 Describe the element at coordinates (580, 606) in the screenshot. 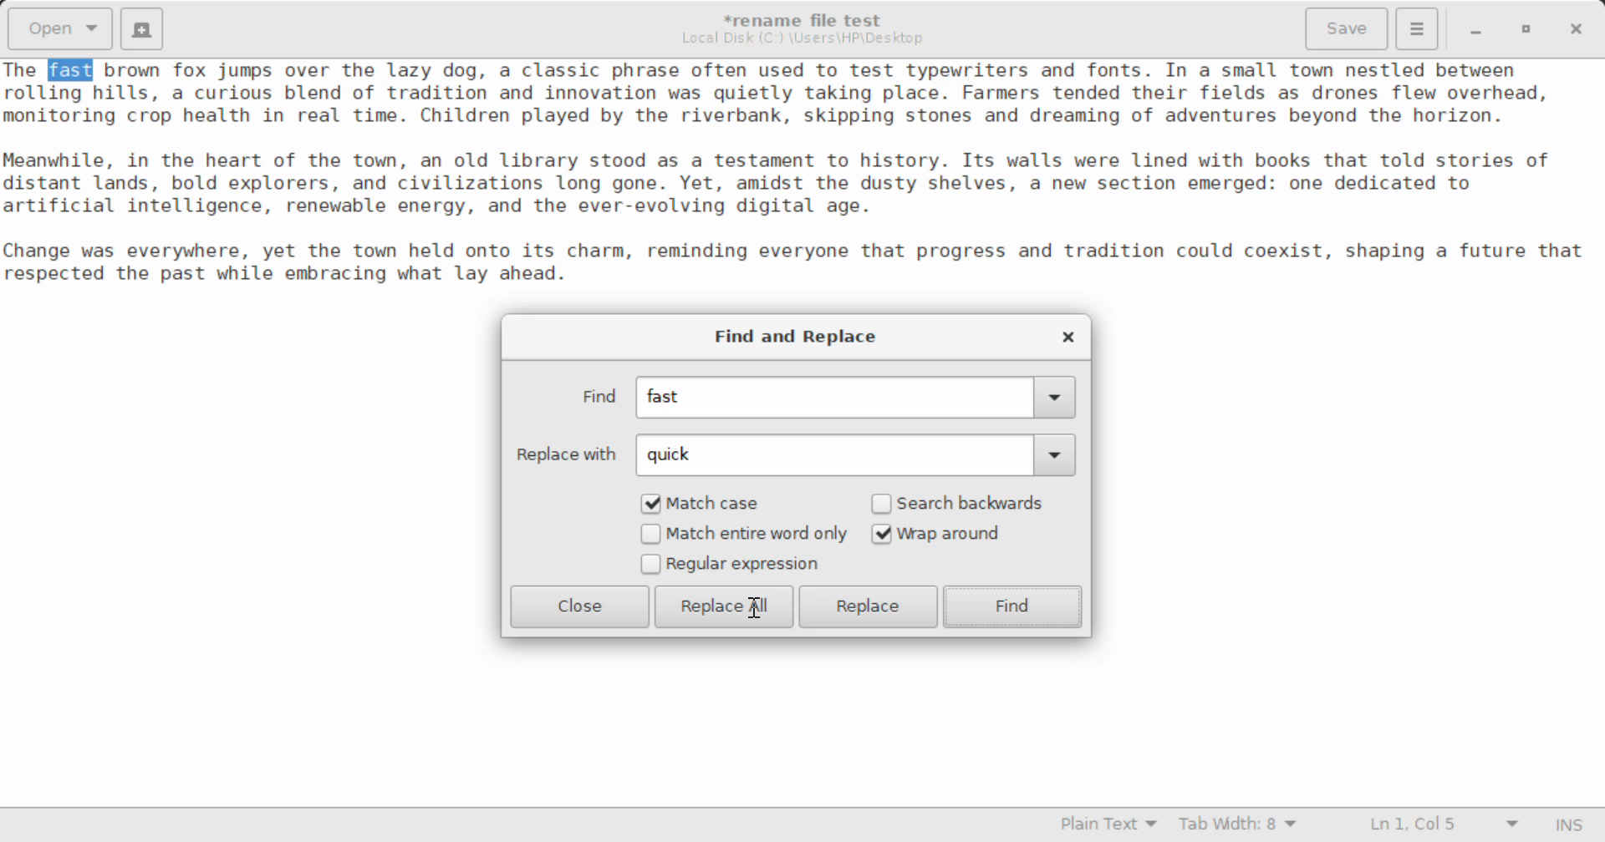

I see `Close` at that location.